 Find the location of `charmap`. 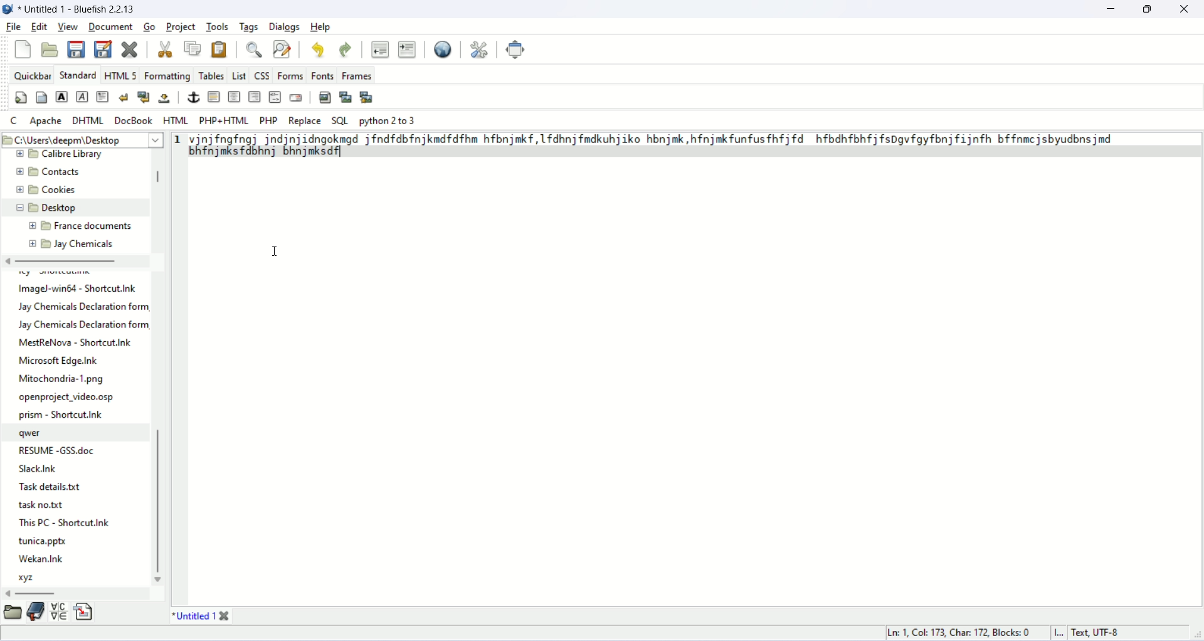

charmap is located at coordinates (60, 613).